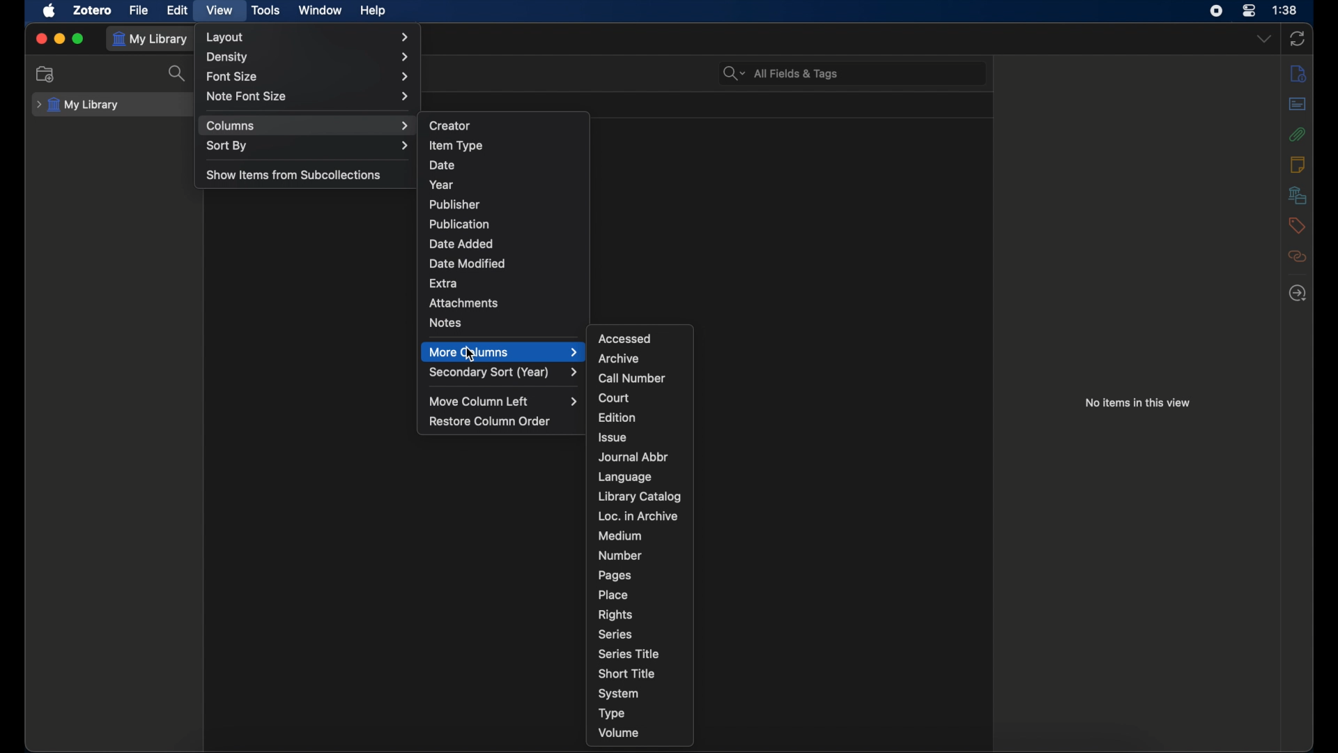  What do you see at coordinates (139, 10) in the screenshot?
I see `file` at bounding box center [139, 10].